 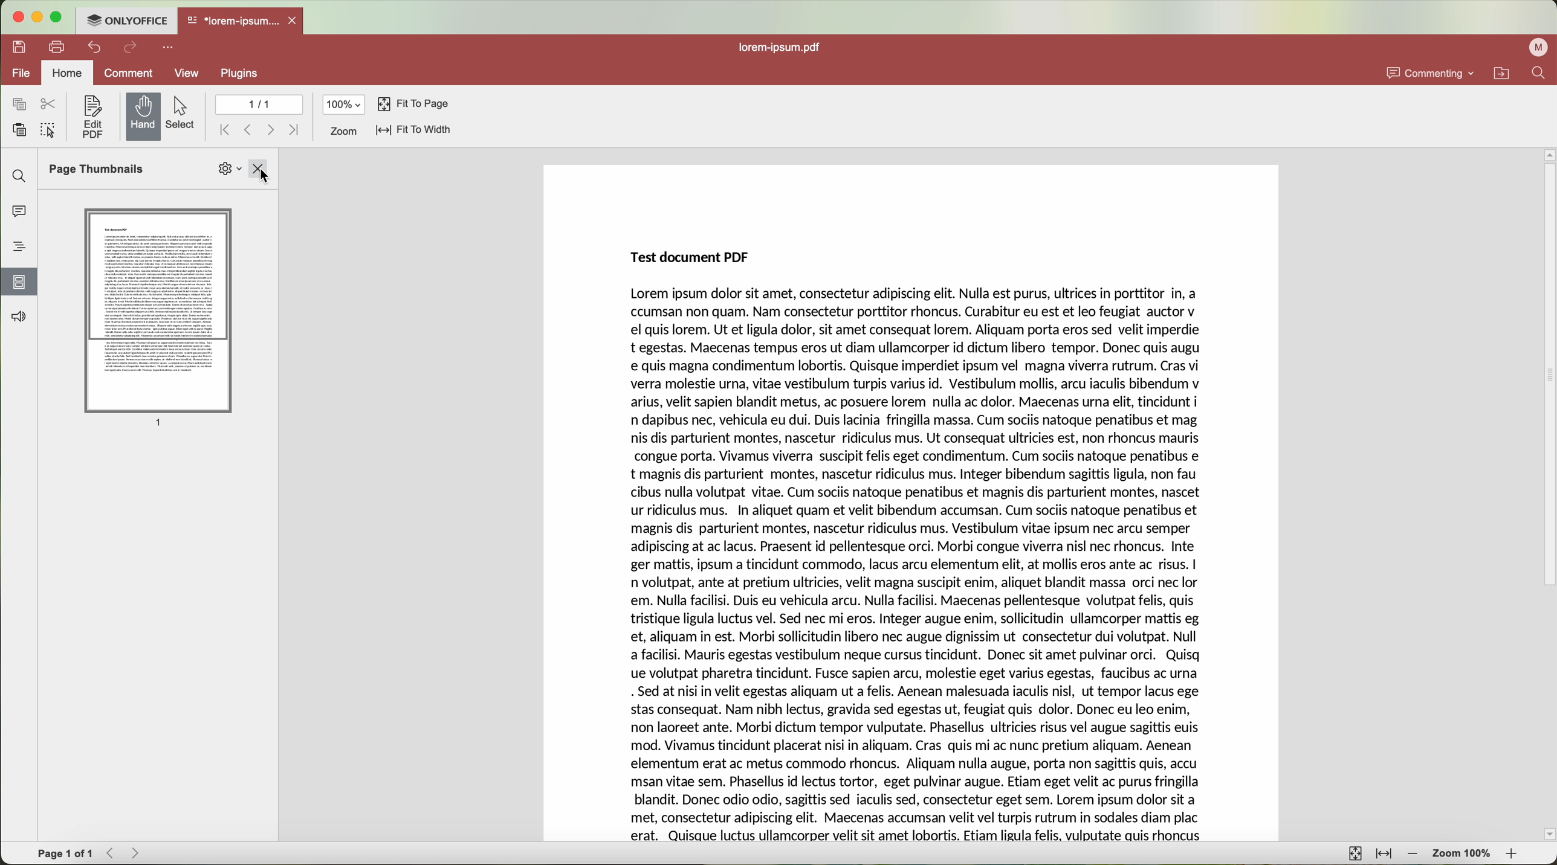 I want to click on copy, so click(x=16, y=104).